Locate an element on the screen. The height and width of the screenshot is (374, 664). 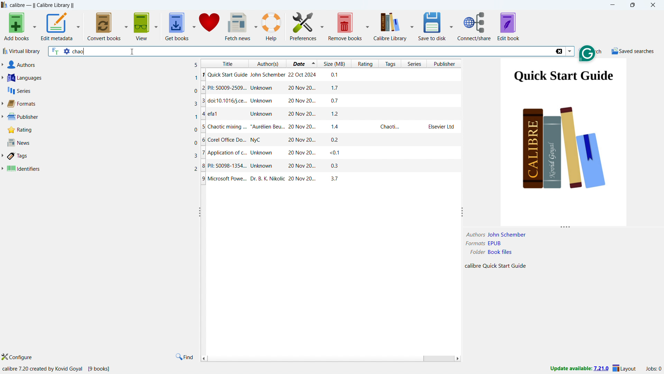
cursor is located at coordinates (133, 52).